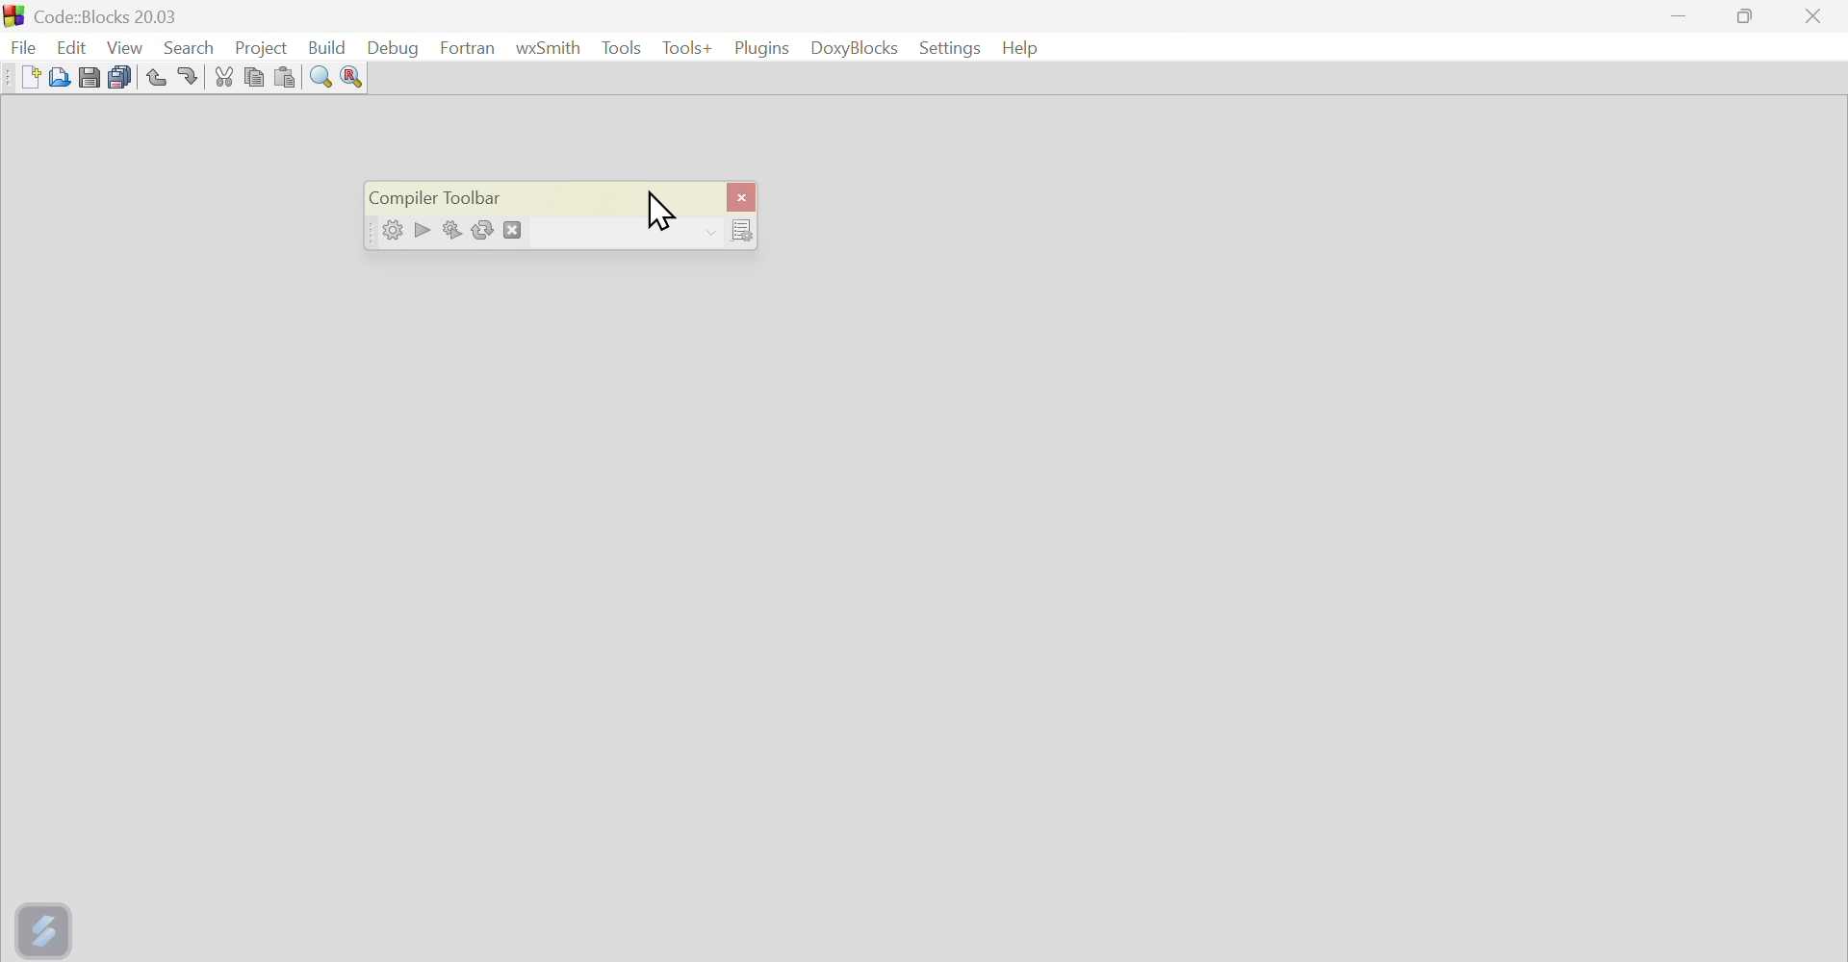 This screenshot has width=1848, height=962. I want to click on Undo, so click(153, 73).